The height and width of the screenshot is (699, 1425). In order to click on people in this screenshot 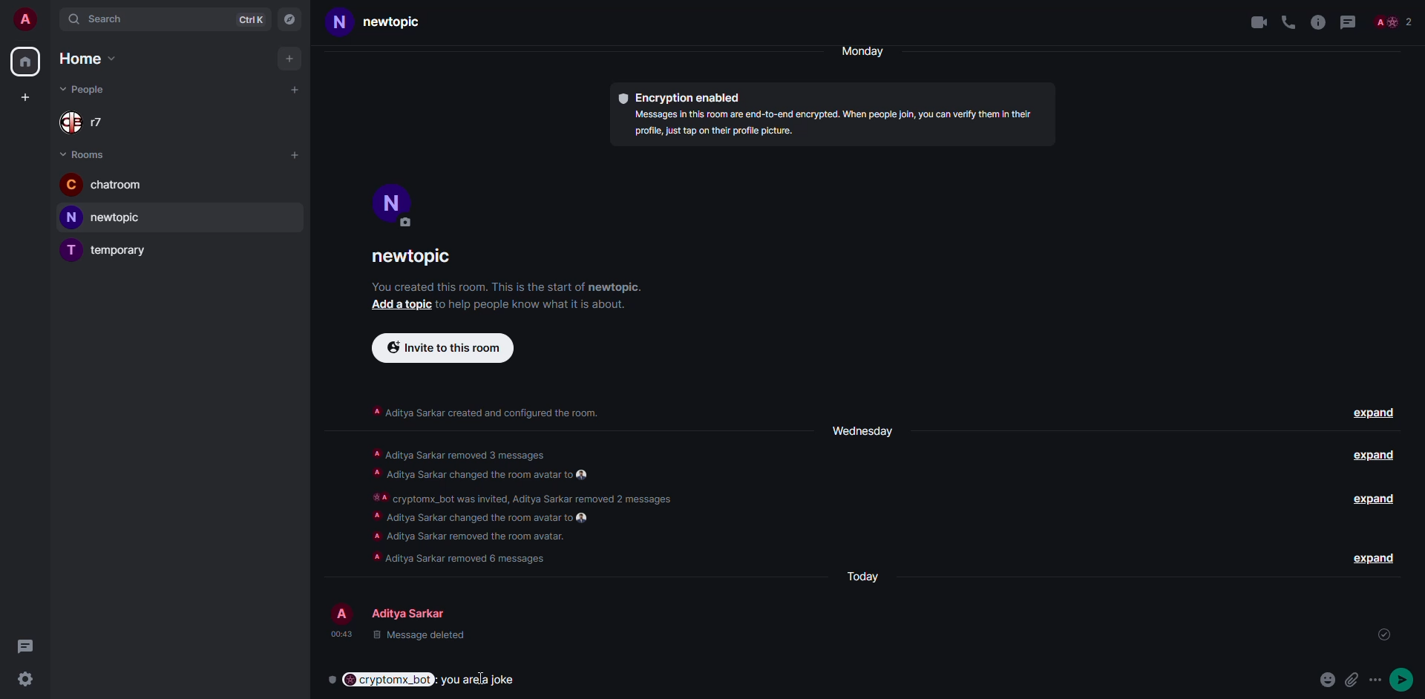, I will do `click(1396, 22)`.